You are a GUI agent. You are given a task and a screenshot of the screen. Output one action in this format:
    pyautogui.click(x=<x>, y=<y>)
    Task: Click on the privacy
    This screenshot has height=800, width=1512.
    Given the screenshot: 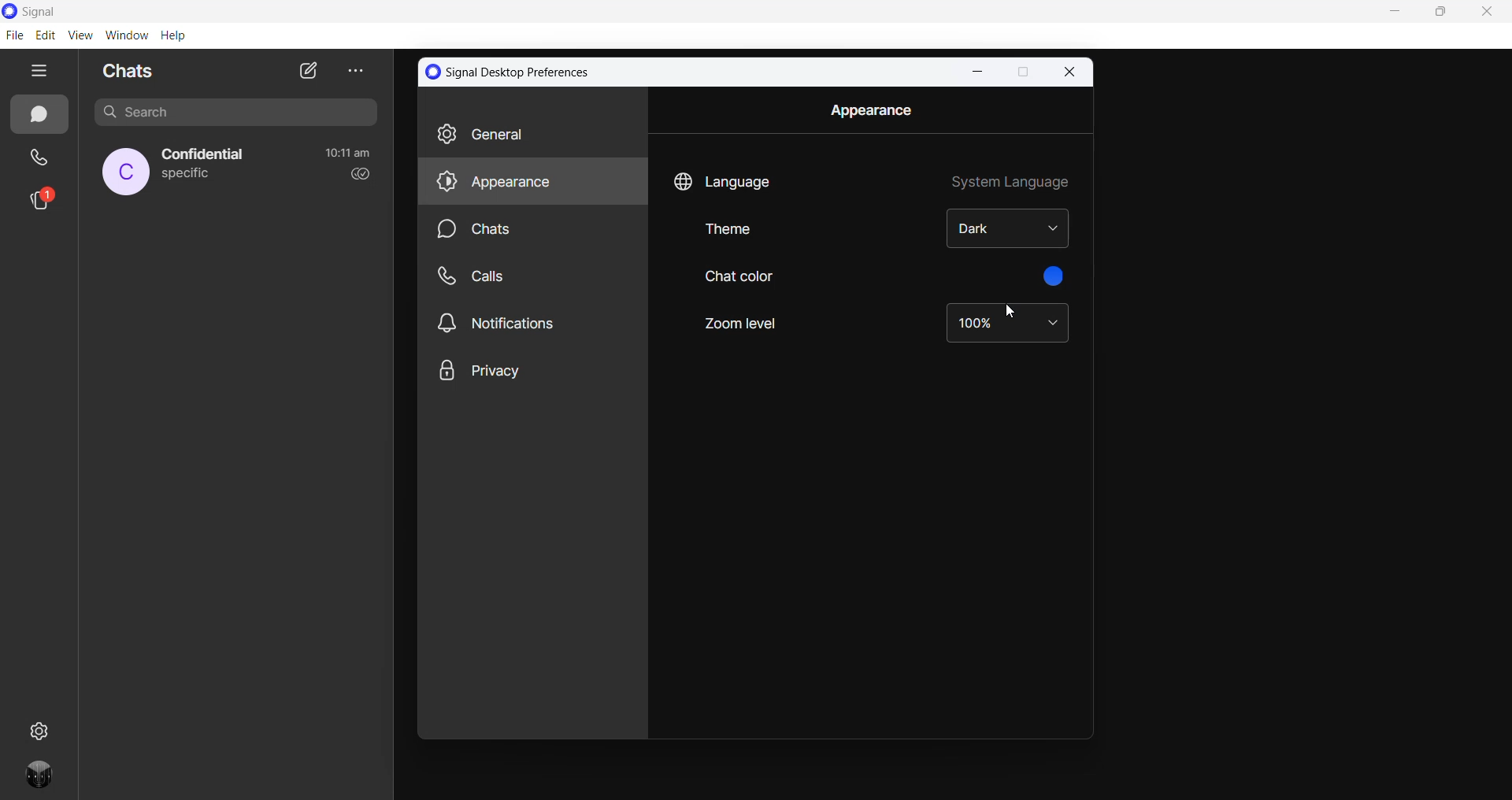 What is the action you would take?
    pyautogui.click(x=526, y=369)
    